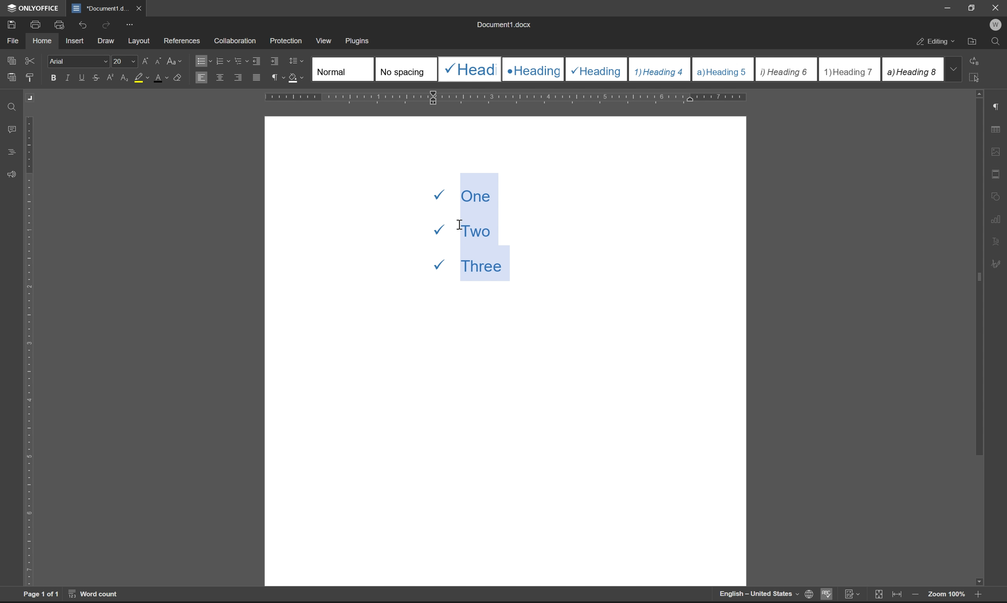 The image size is (1007, 603). Describe the element at coordinates (996, 194) in the screenshot. I see `shape settings` at that location.